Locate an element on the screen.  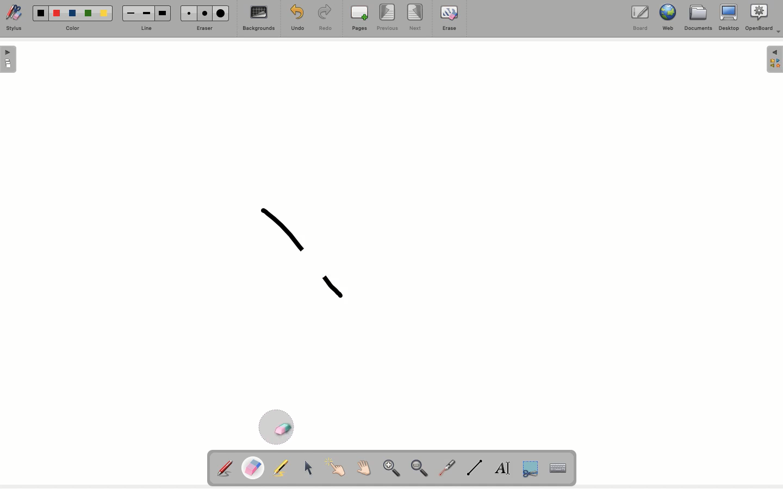
Zoom out is located at coordinates (422, 469).